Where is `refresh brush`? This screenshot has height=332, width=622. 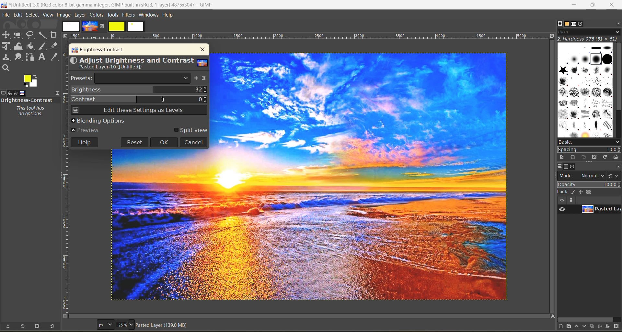 refresh brush is located at coordinates (606, 158).